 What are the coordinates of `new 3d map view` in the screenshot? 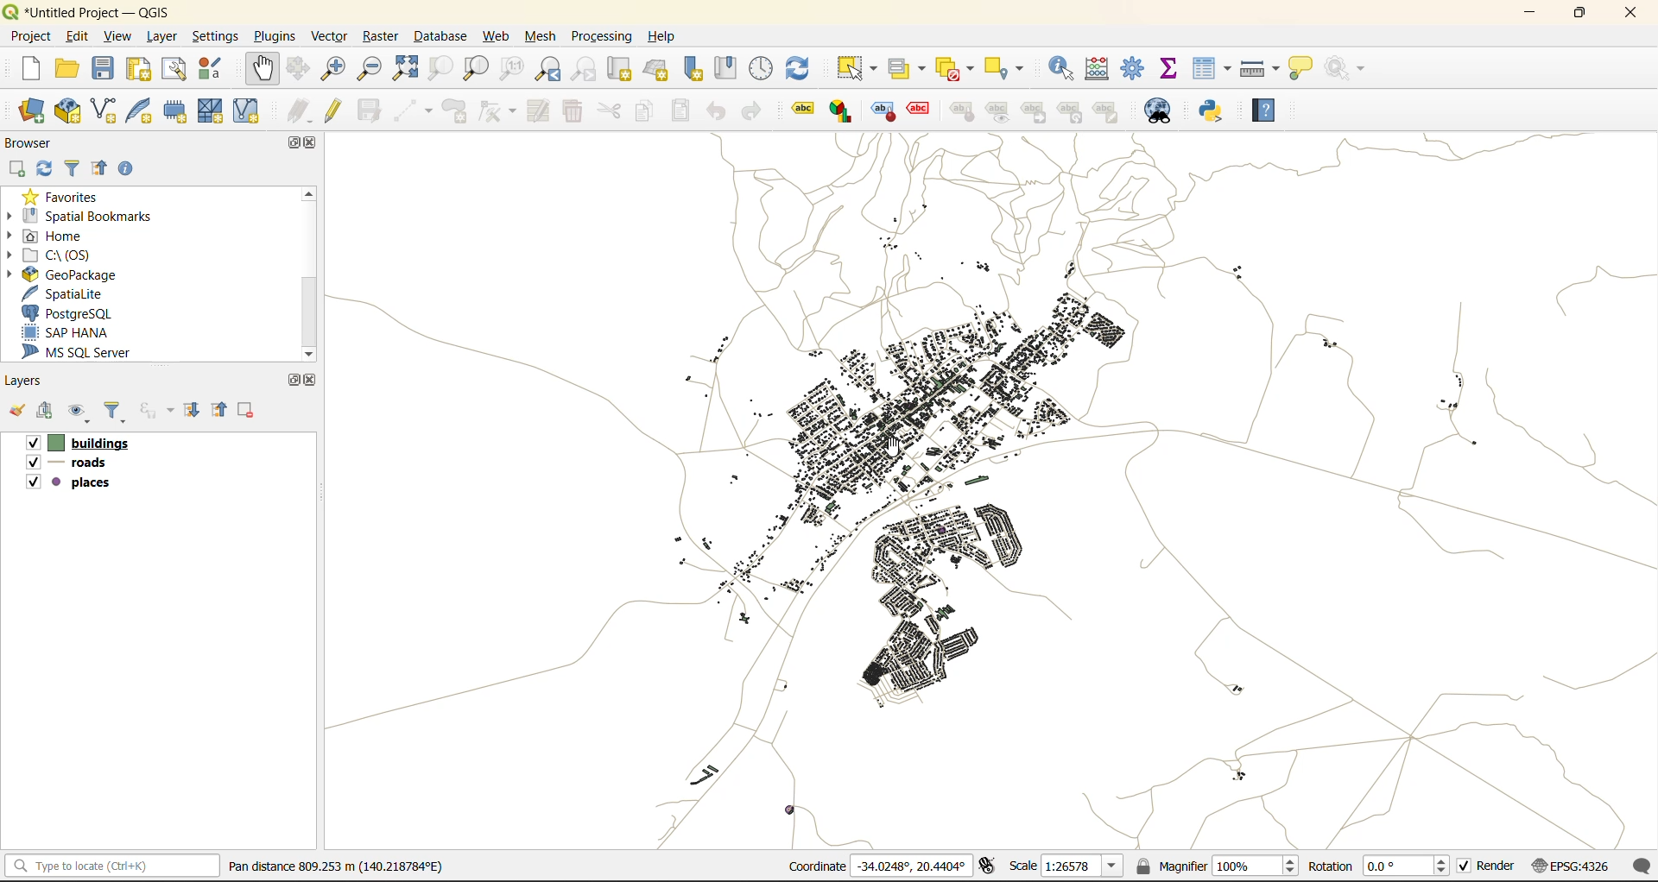 It's located at (661, 69).